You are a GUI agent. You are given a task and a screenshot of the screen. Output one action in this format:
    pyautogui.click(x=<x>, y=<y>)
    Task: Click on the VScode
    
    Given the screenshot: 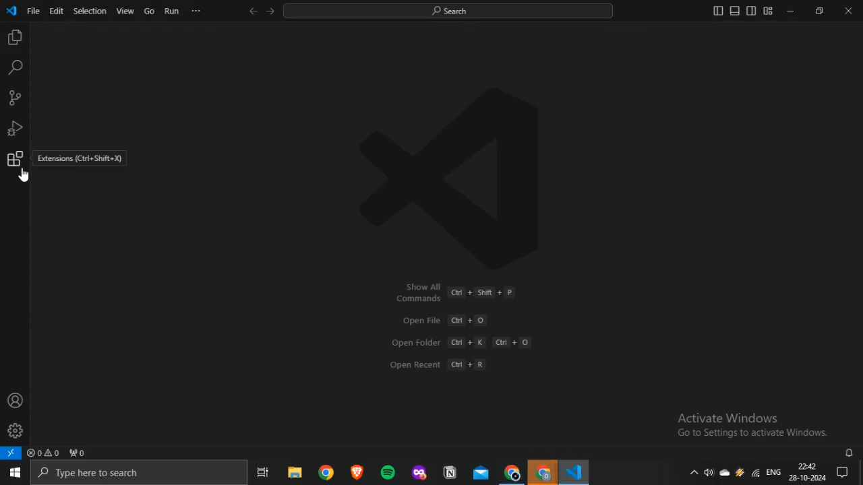 What is the action you would take?
    pyautogui.click(x=573, y=472)
    